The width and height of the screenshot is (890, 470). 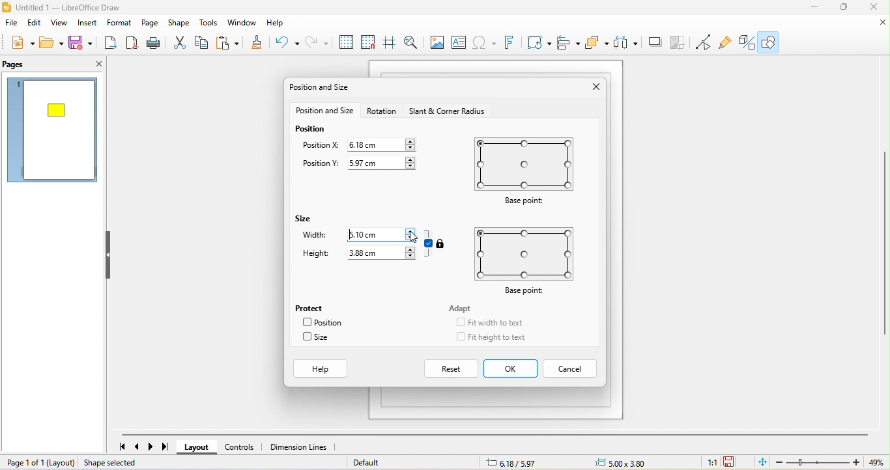 I want to click on view, so click(x=61, y=23).